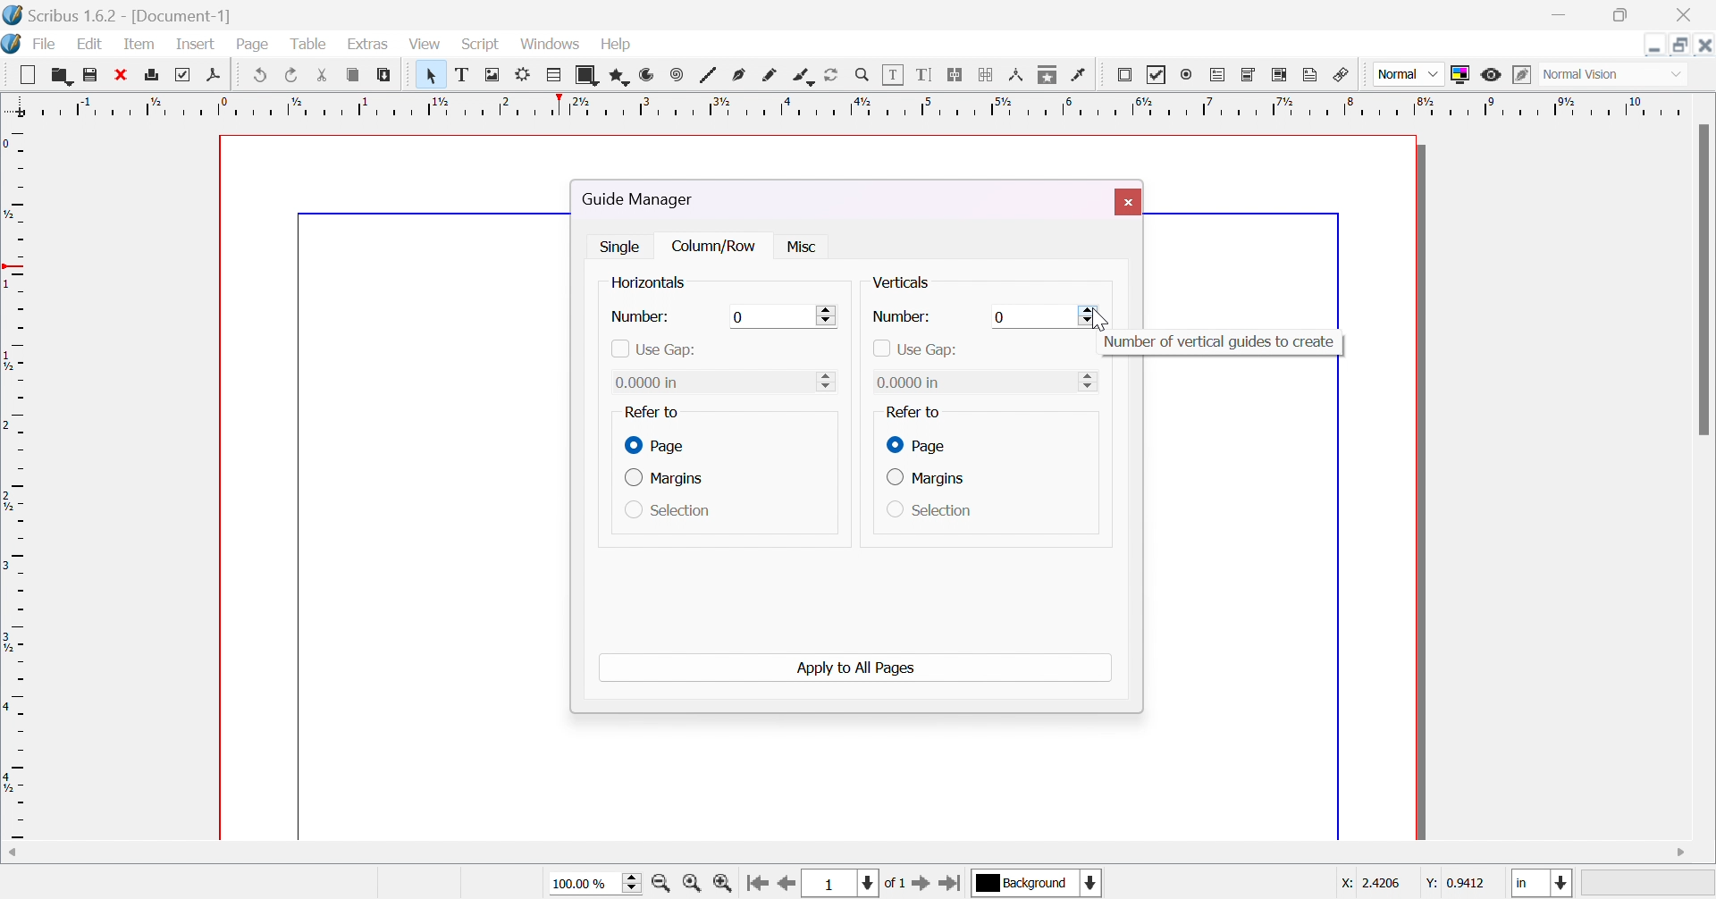 This screenshot has width=1716, height=899. What do you see at coordinates (1158, 75) in the screenshot?
I see `PDF checkbox` at bounding box center [1158, 75].